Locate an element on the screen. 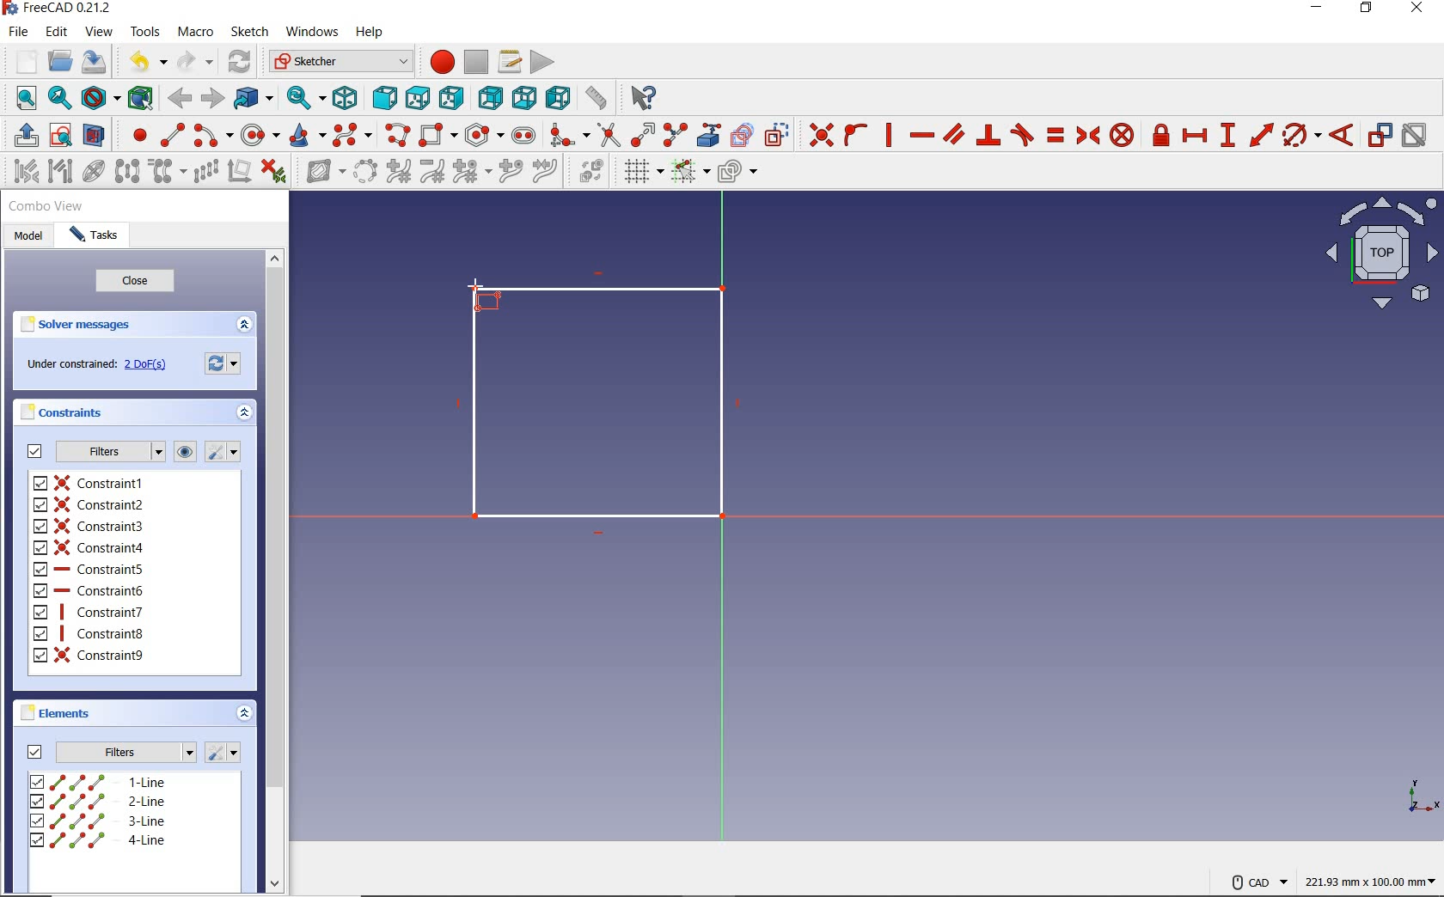 This screenshot has width=1444, height=897. delete all constraints is located at coordinates (273, 173).